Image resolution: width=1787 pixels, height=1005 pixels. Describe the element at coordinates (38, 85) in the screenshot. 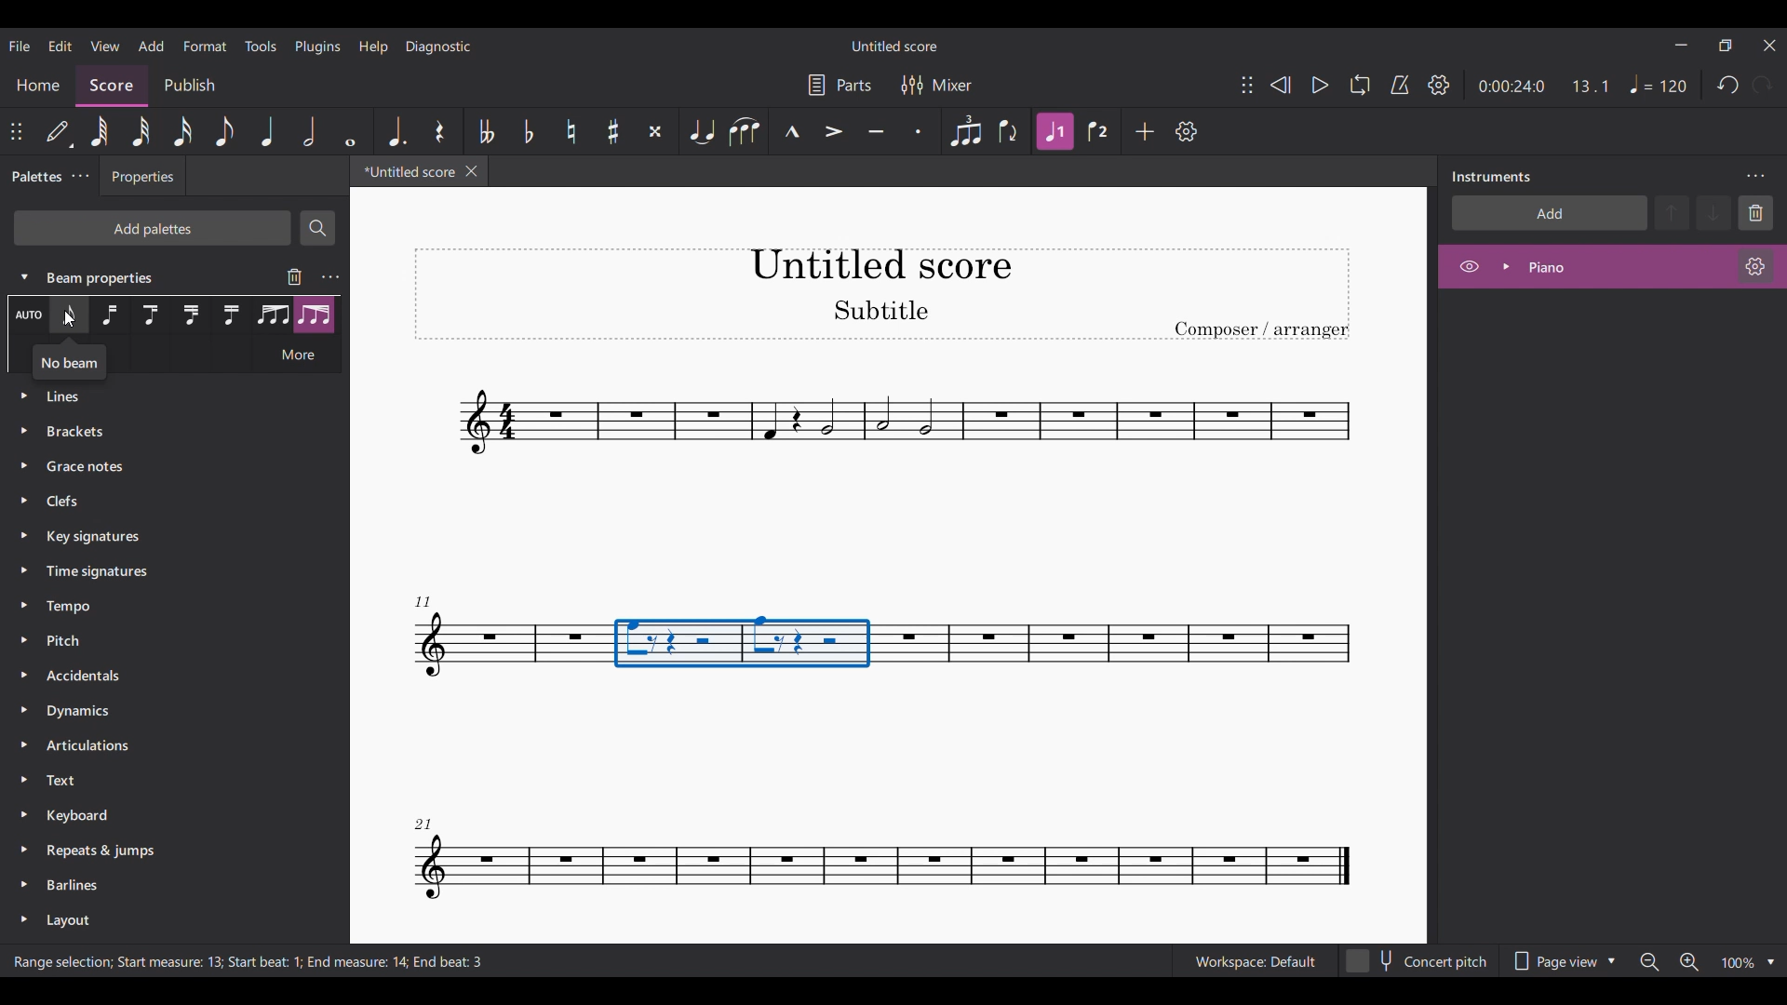

I see `Home section` at that location.